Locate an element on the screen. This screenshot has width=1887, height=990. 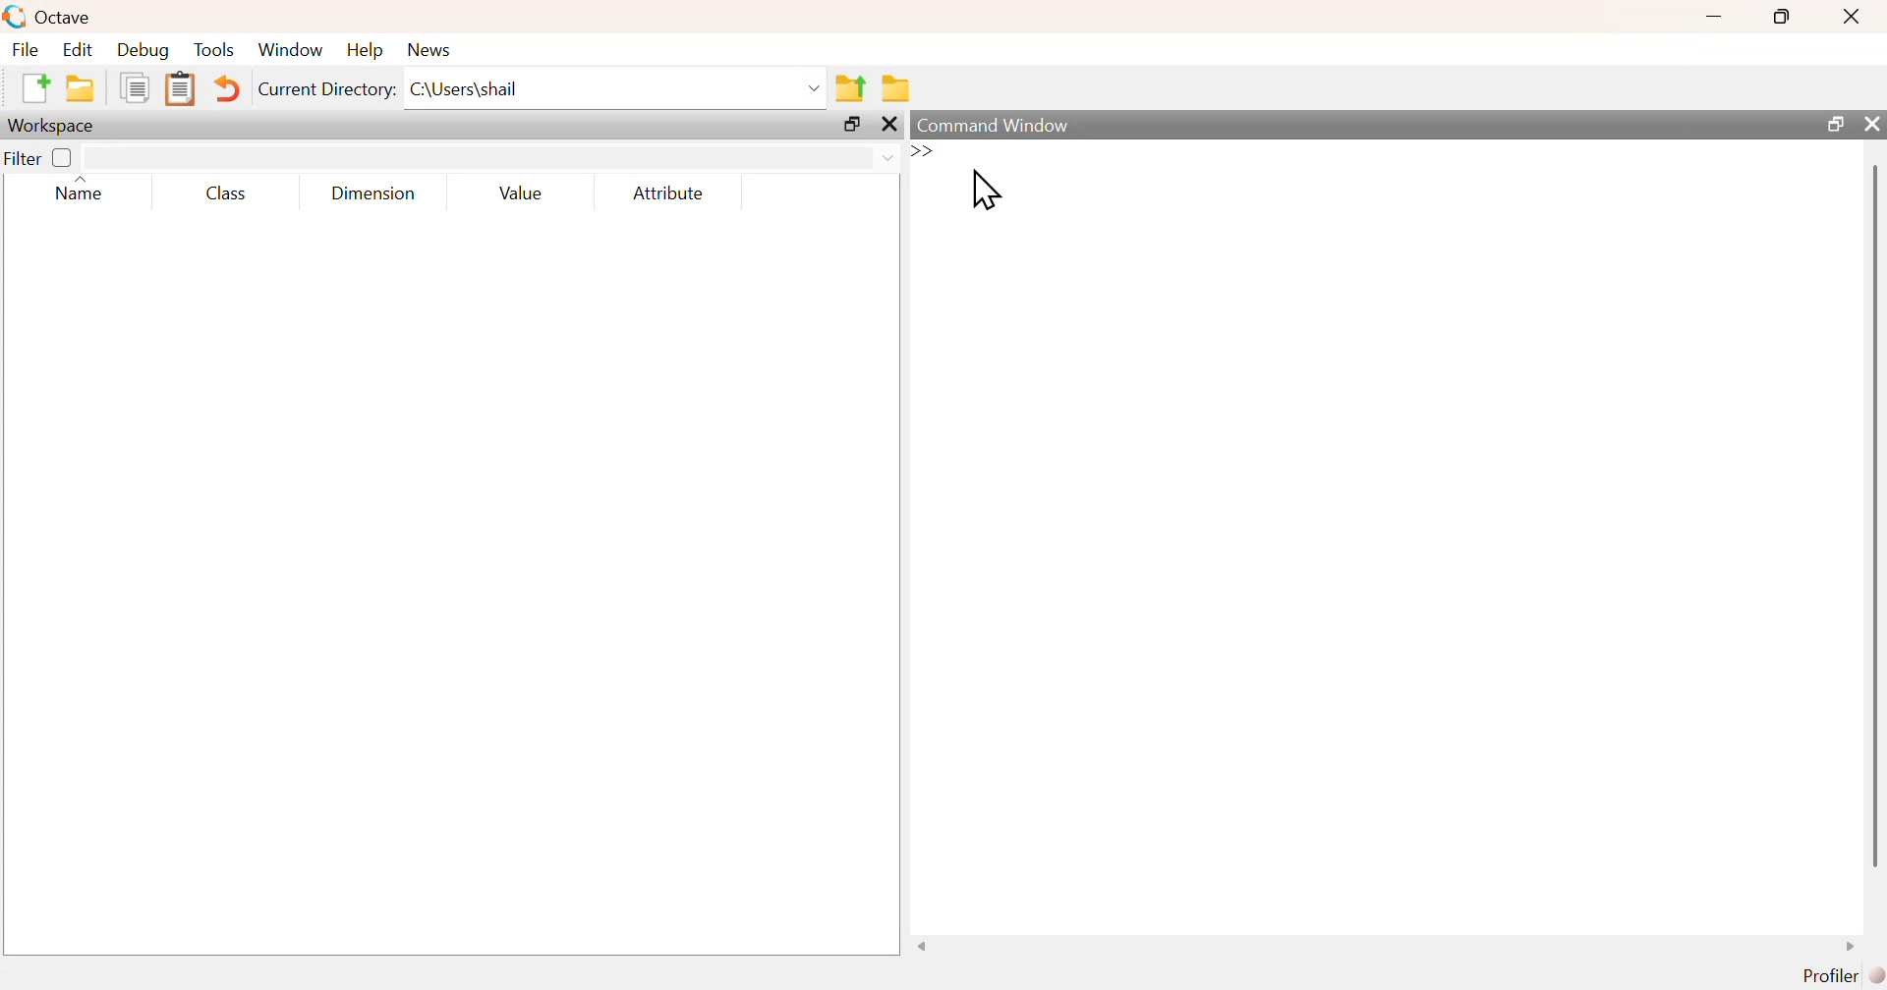
close is located at coordinates (889, 125).